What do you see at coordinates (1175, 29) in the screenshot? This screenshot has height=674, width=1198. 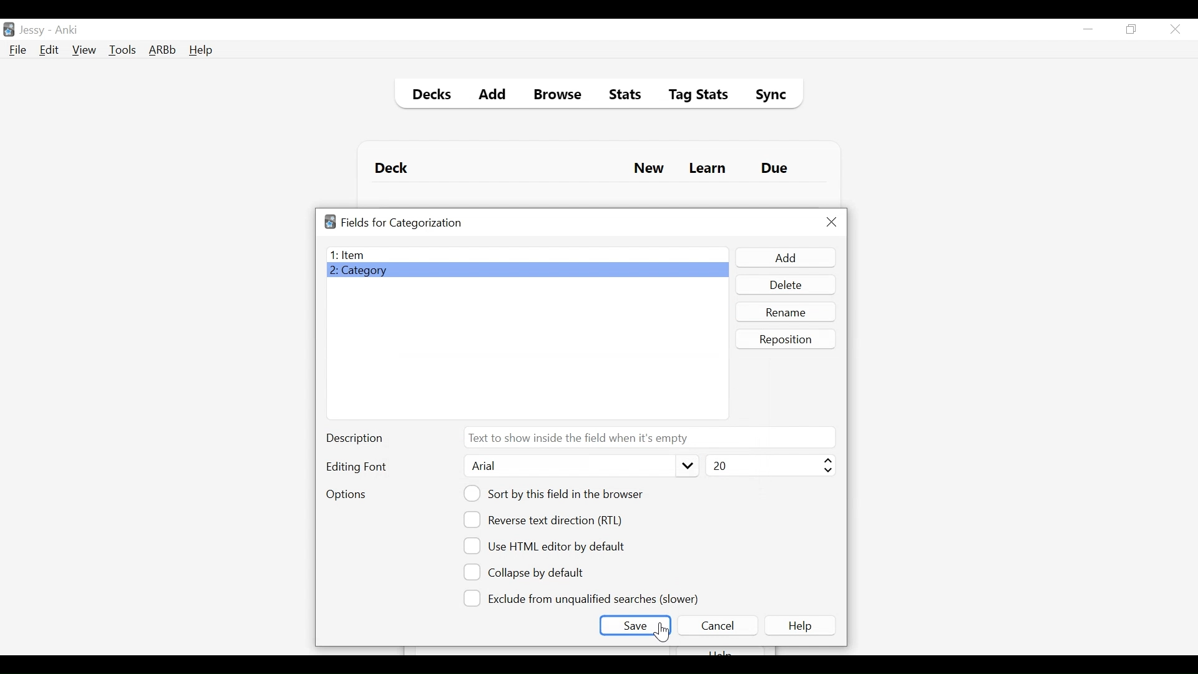 I see `Close` at bounding box center [1175, 29].